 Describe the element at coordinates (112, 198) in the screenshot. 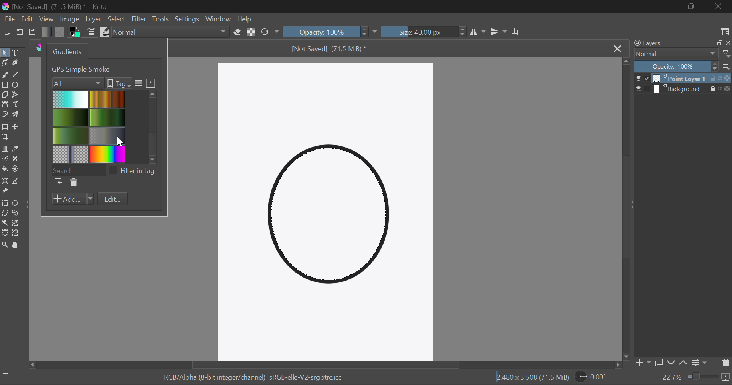

I see `Edit` at that location.